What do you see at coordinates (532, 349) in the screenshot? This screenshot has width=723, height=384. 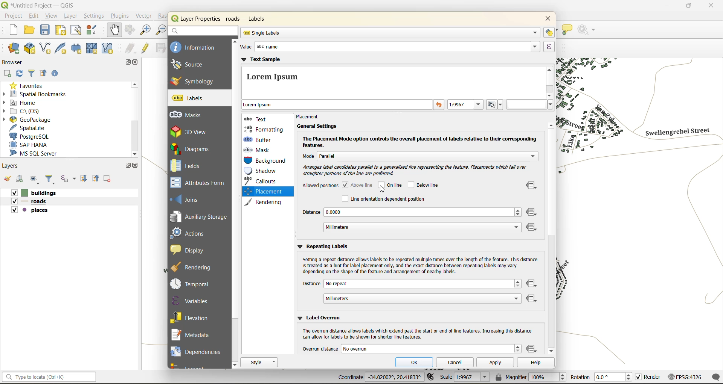 I see `data defined override` at bounding box center [532, 349].